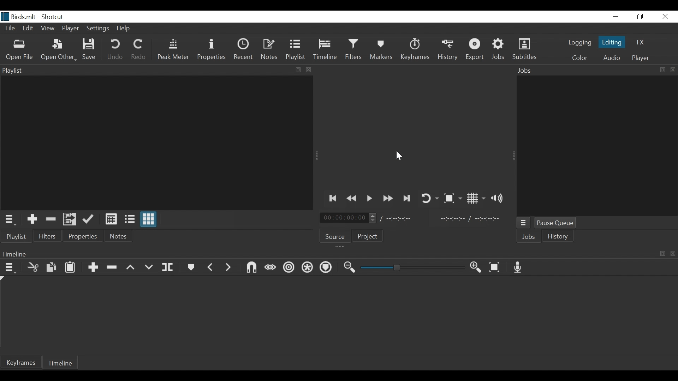 This screenshot has width=678, height=381. Describe the element at coordinates (32, 219) in the screenshot. I see `Add the Source to the playlist` at that location.